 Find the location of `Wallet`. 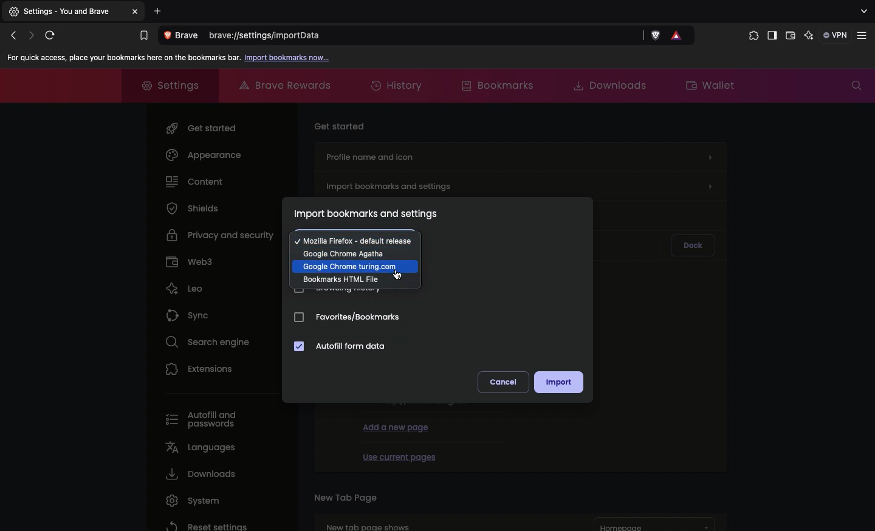

Wallet is located at coordinates (712, 84).